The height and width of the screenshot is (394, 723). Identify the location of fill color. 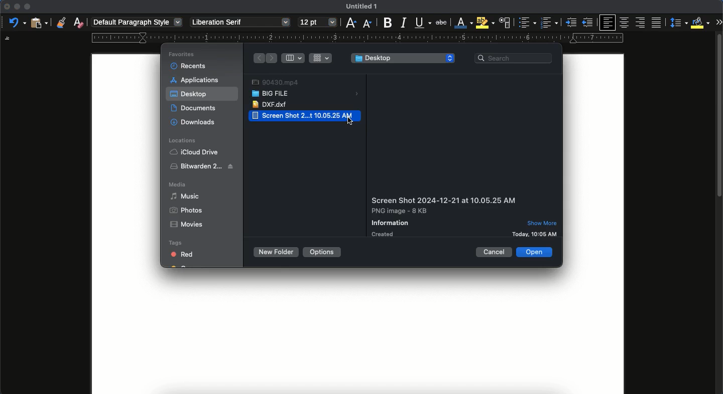
(698, 23).